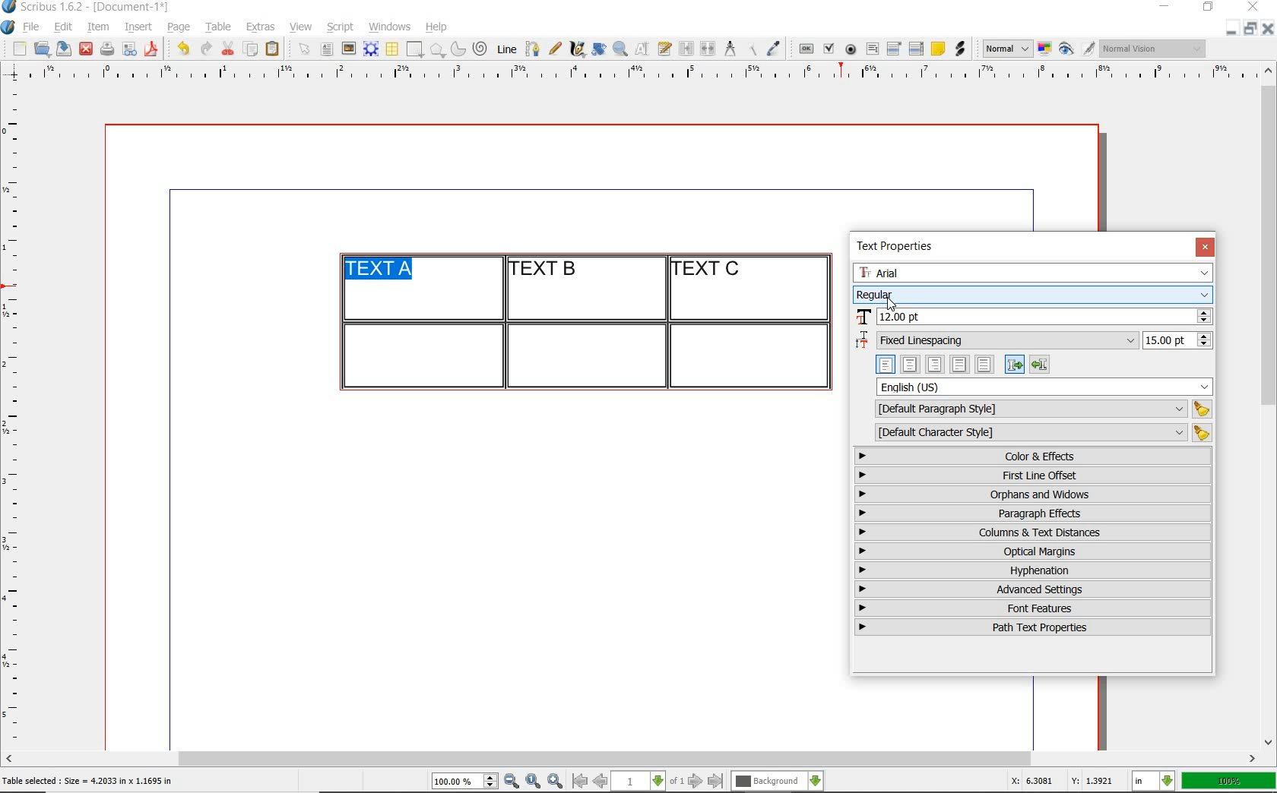 The height and width of the screenshot is (793, 1277). What do you see at coordinates (41, 48) in the screenshot?
I see `open` at bounding box center [41, 48].